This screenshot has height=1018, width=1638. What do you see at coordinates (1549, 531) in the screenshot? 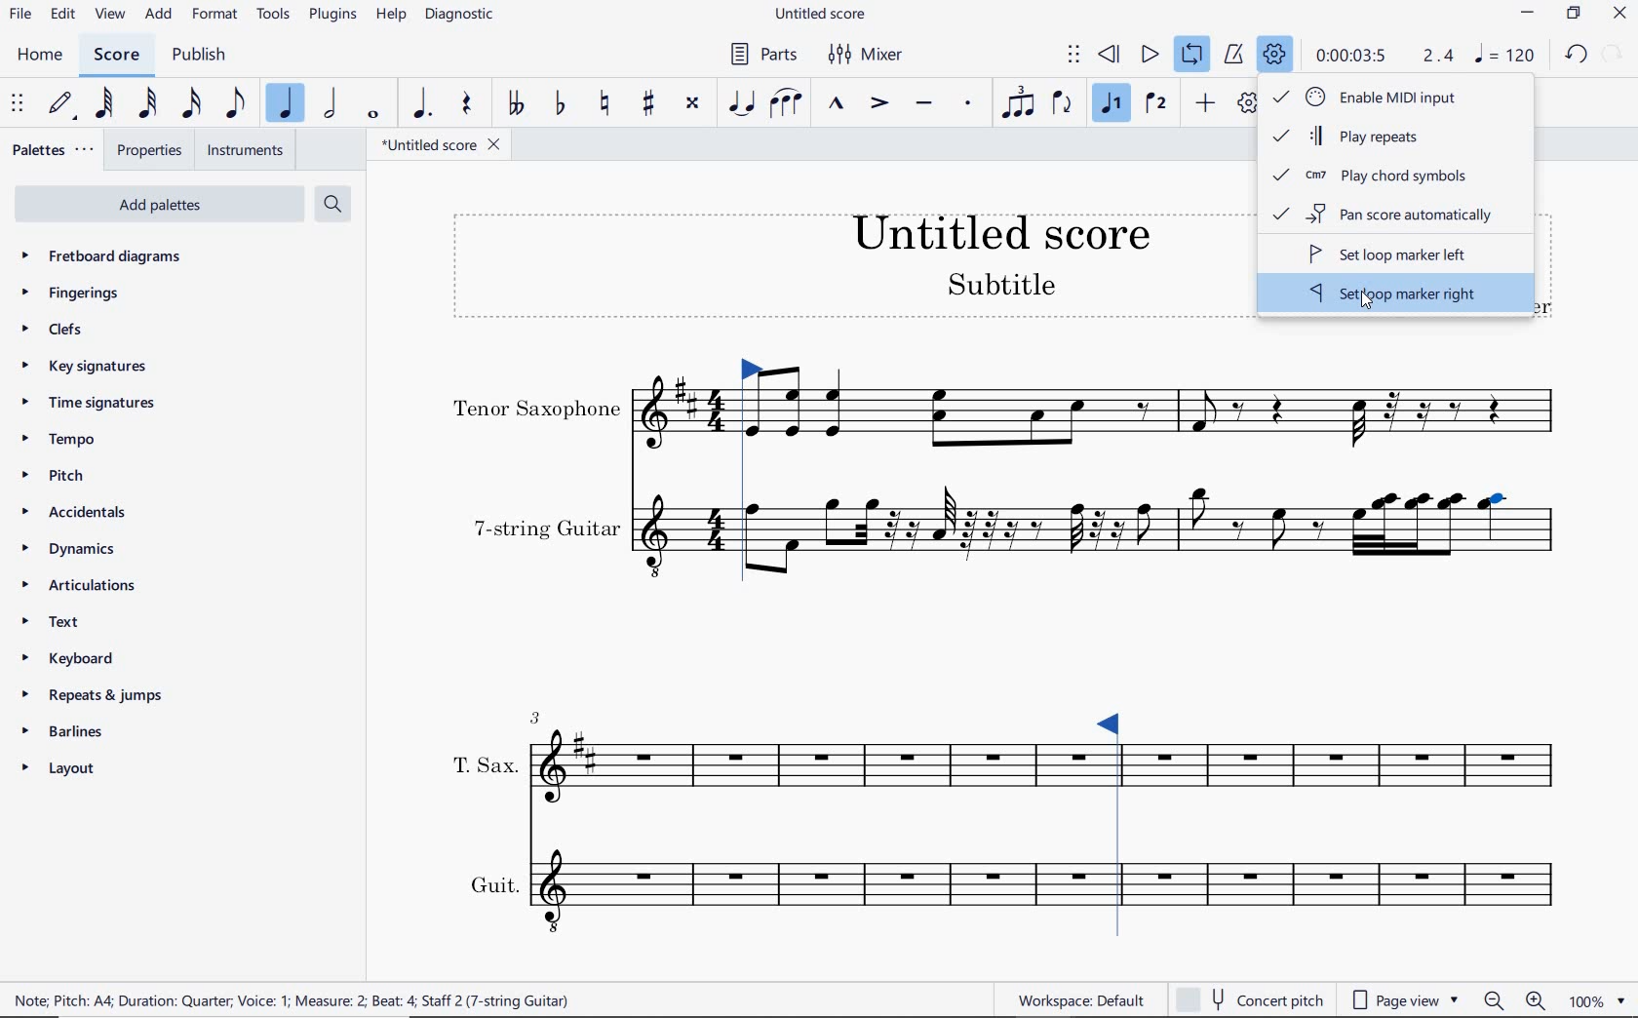
I see `INSTRUMENT: 7-STRING GUITAR` at bounding box center [1549, 531].